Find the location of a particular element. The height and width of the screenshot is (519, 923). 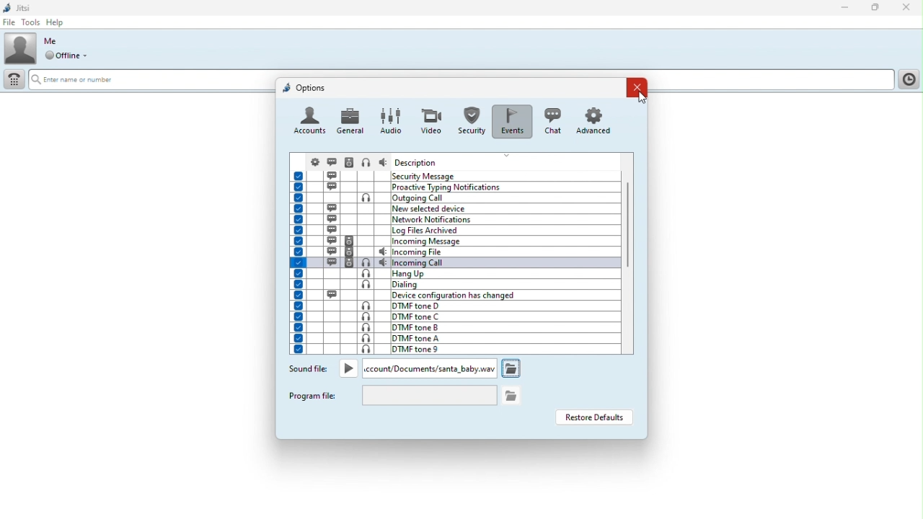

events is located at coordinates (511, 123).